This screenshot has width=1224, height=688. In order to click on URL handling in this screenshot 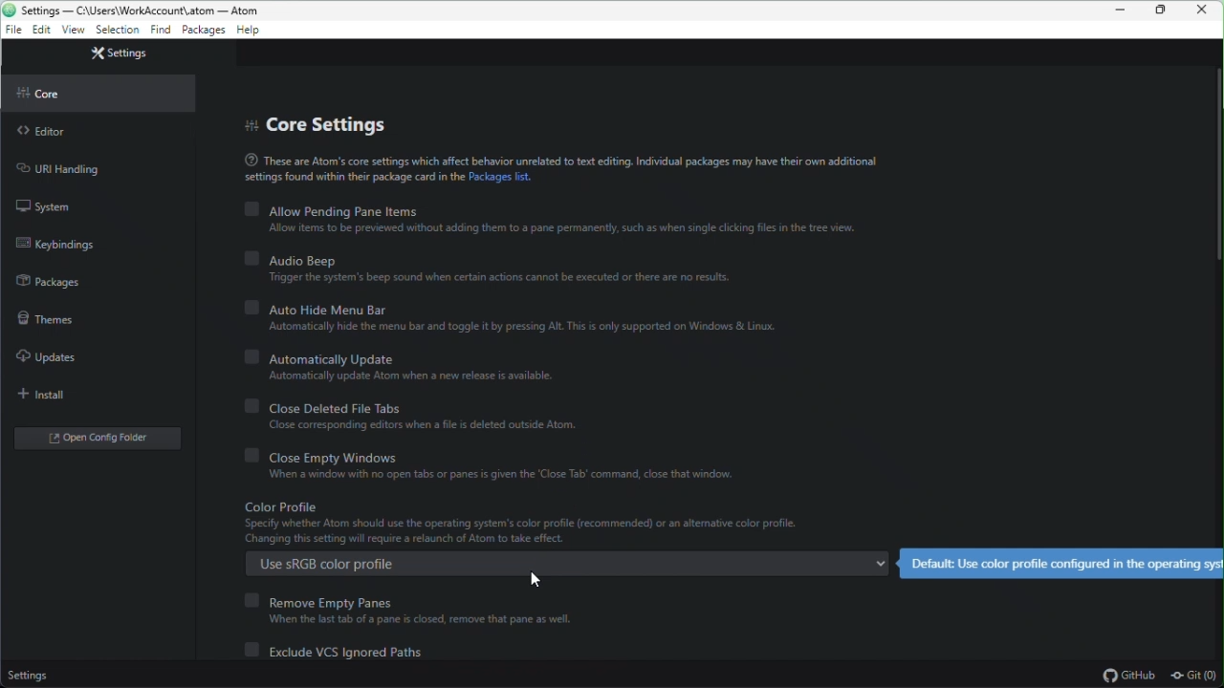, I will do `click(69, 169)`.